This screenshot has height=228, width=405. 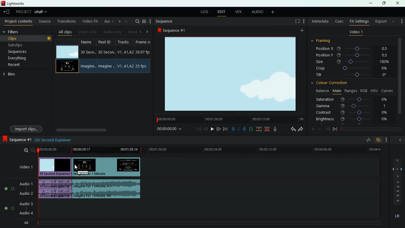 I want to click on menu, so click(x=144, y=21).